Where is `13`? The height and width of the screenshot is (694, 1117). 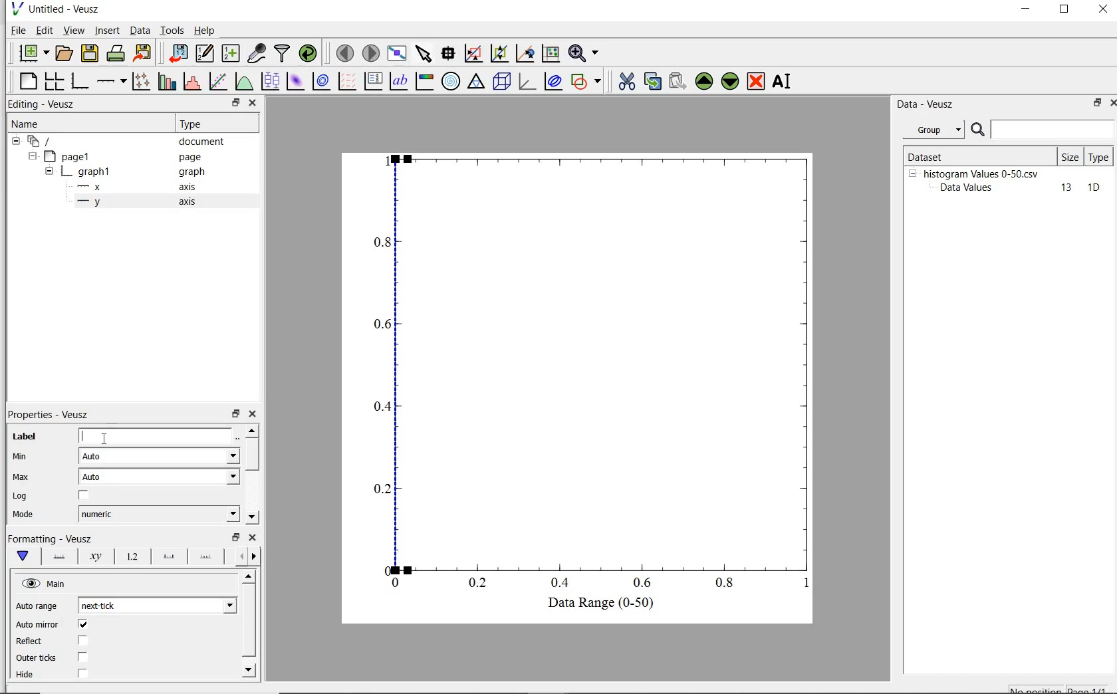
13 is located at coordinates (1060, 188).